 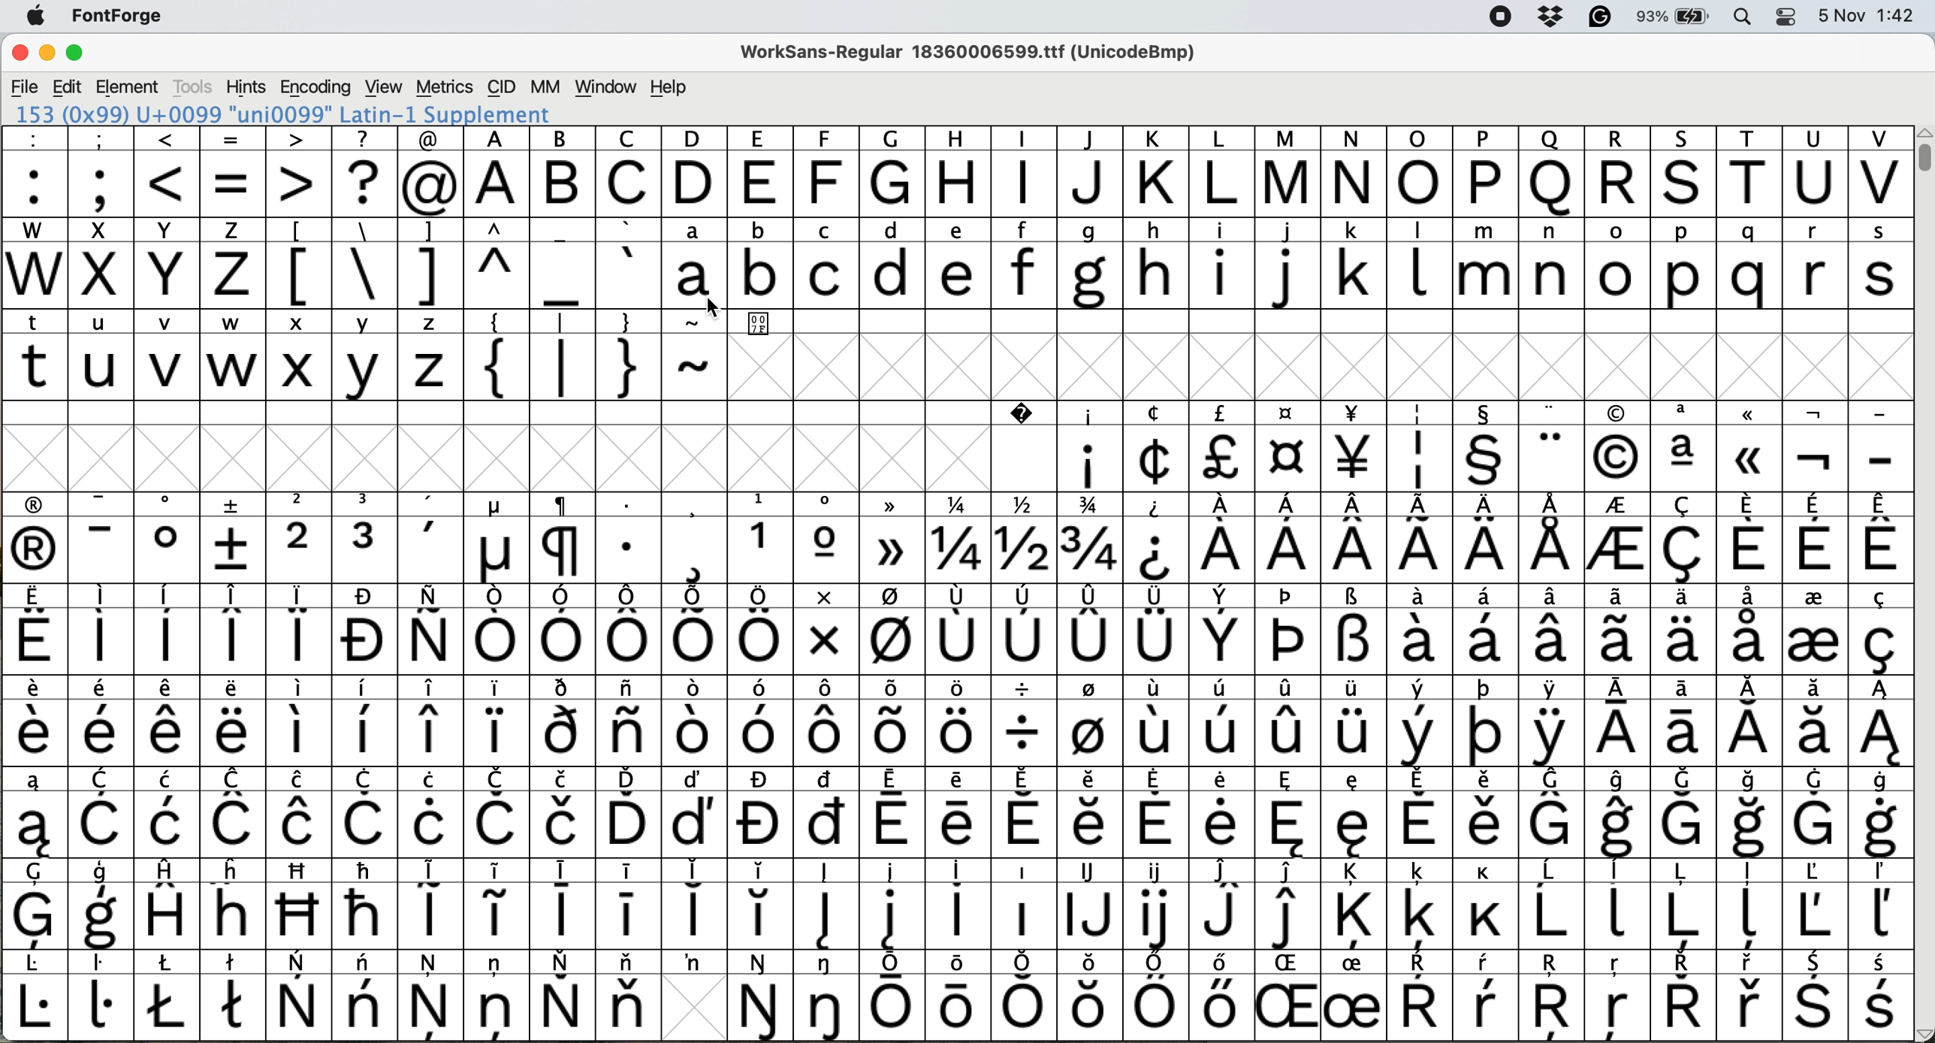 I want to click on symbol, so click(x=433, y=812).